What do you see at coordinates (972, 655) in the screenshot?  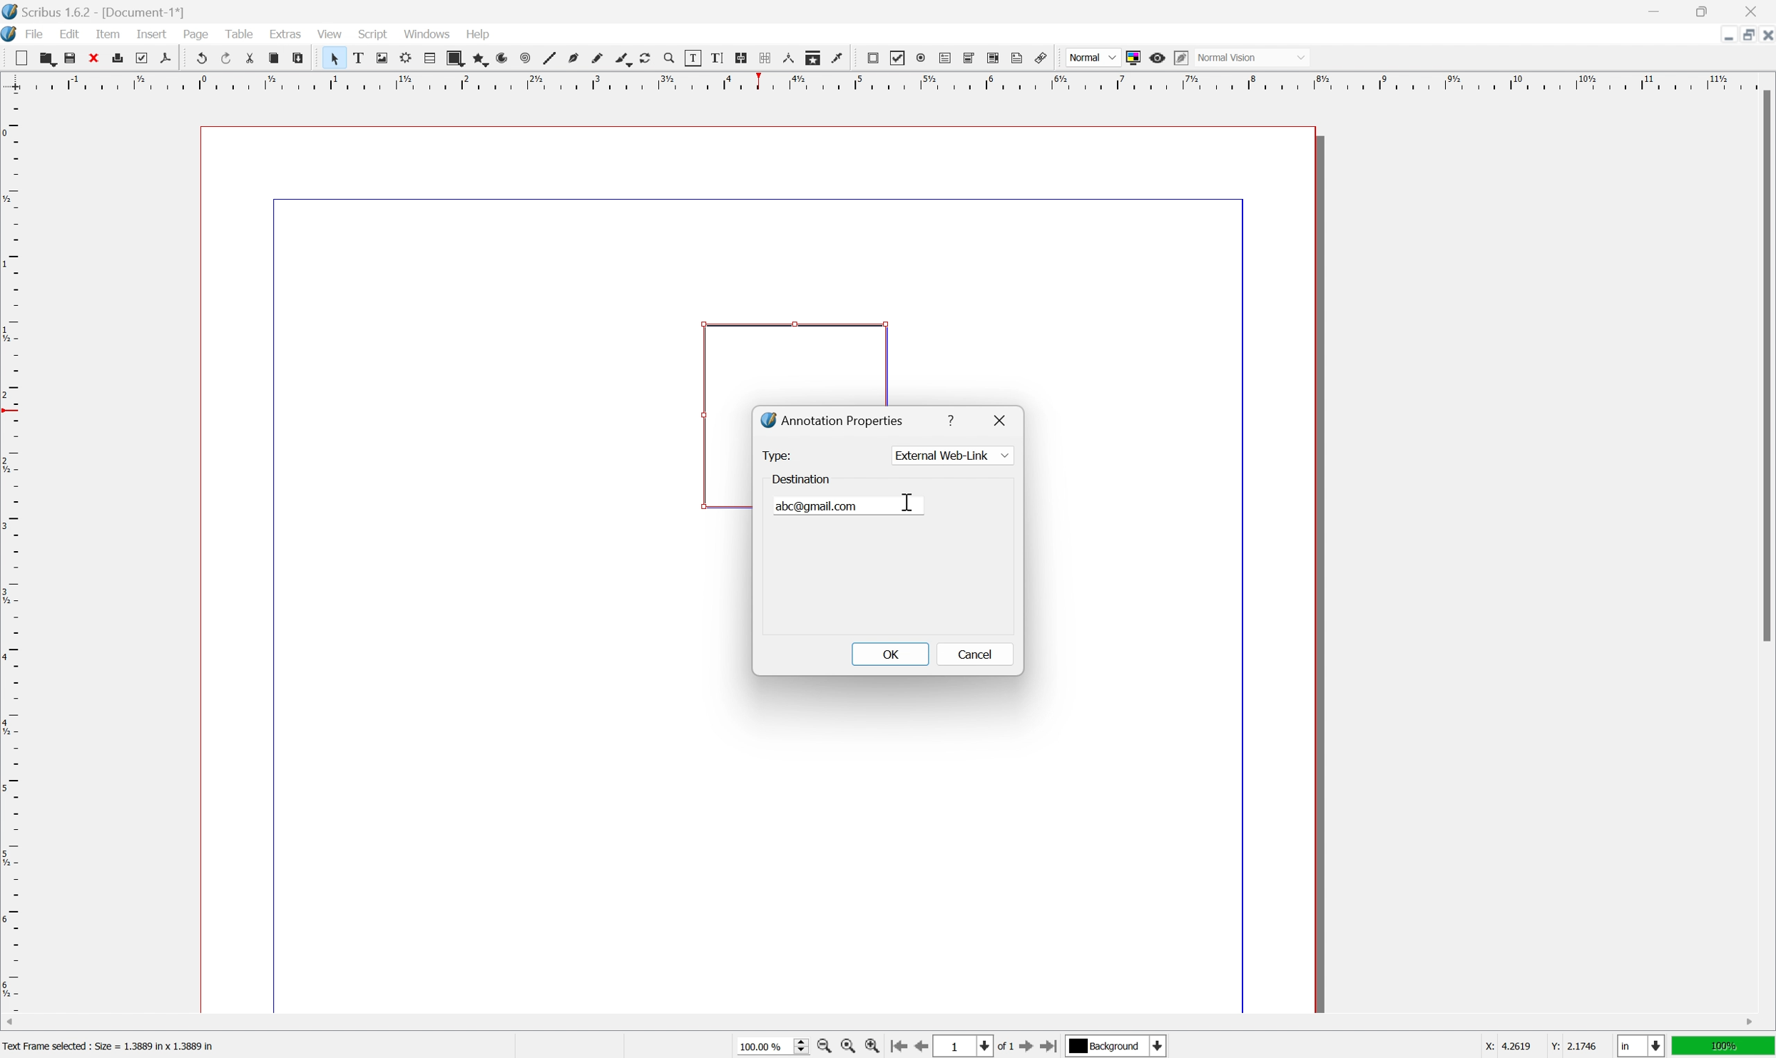 I see `cancel` at bounding box center [972, 655].